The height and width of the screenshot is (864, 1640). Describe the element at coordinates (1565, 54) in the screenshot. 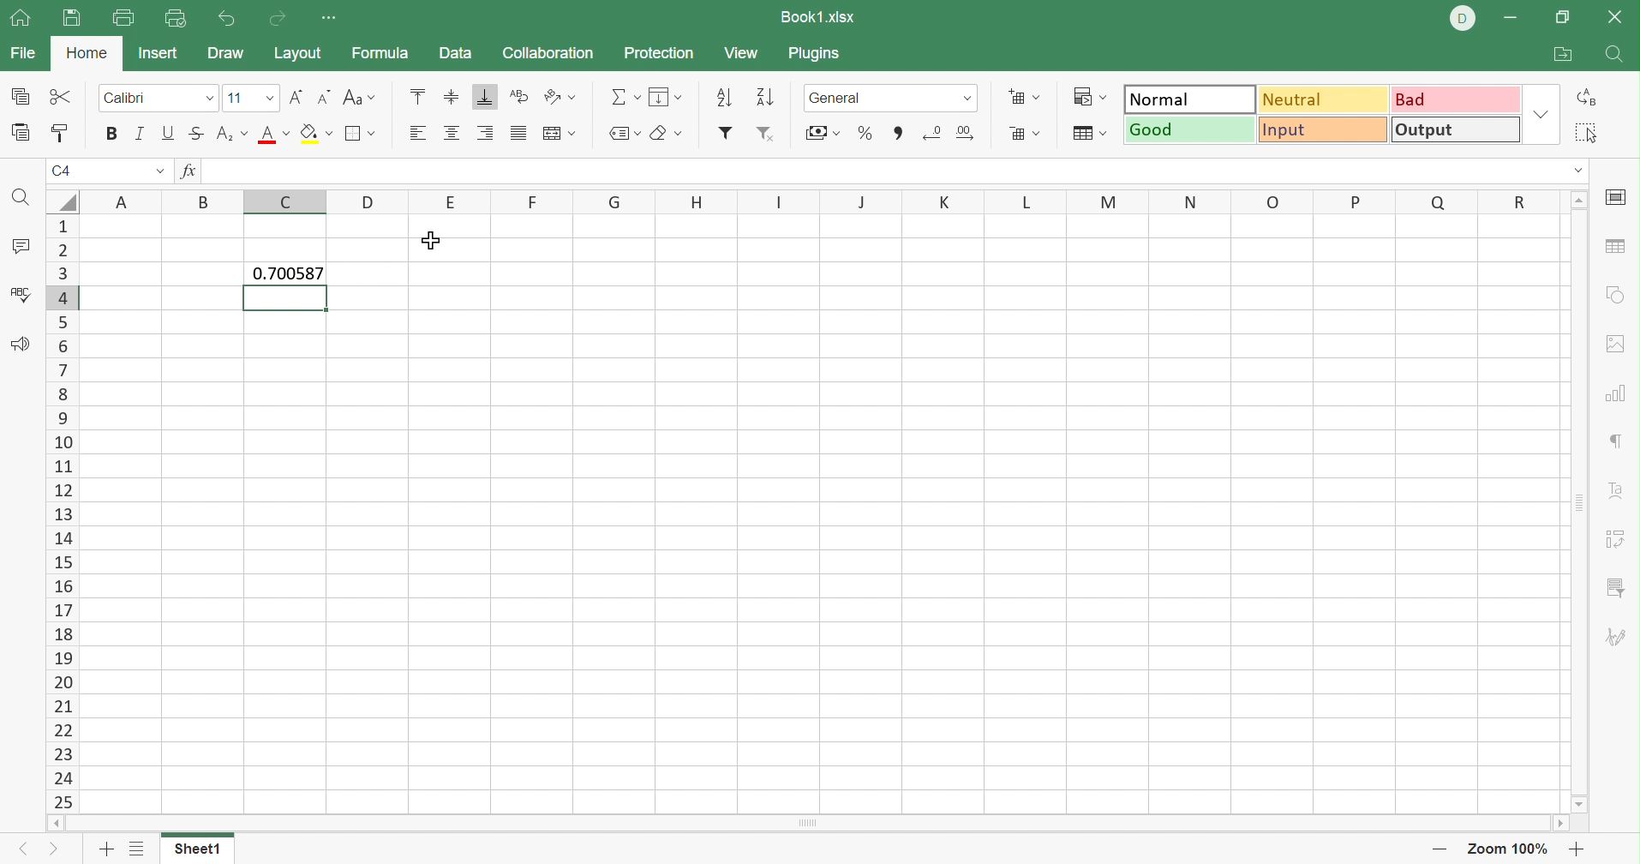

I see `Open file location` at that location.